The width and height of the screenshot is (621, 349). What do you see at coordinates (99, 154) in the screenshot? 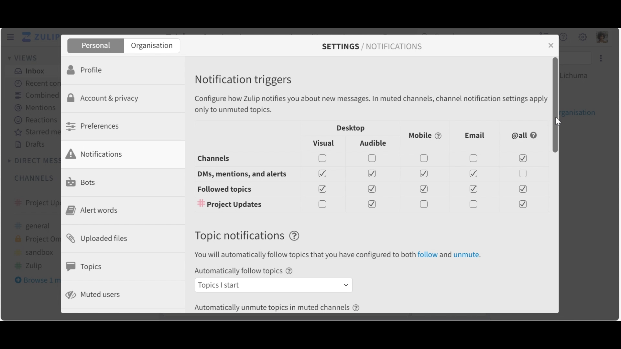
I see `Notifications` at bounding box center [99, 154].